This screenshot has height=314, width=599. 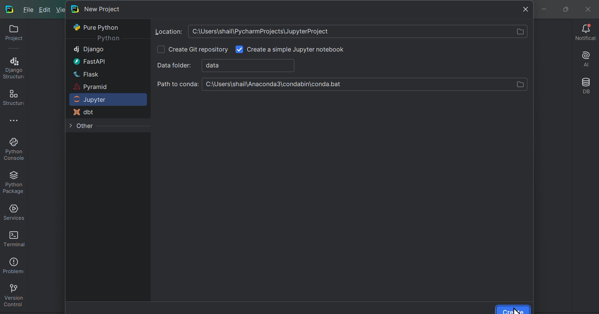 What do you see at coordinates (91, 86) in the screenshot?
I see `Pyramid` at bounding box center [91, 86].